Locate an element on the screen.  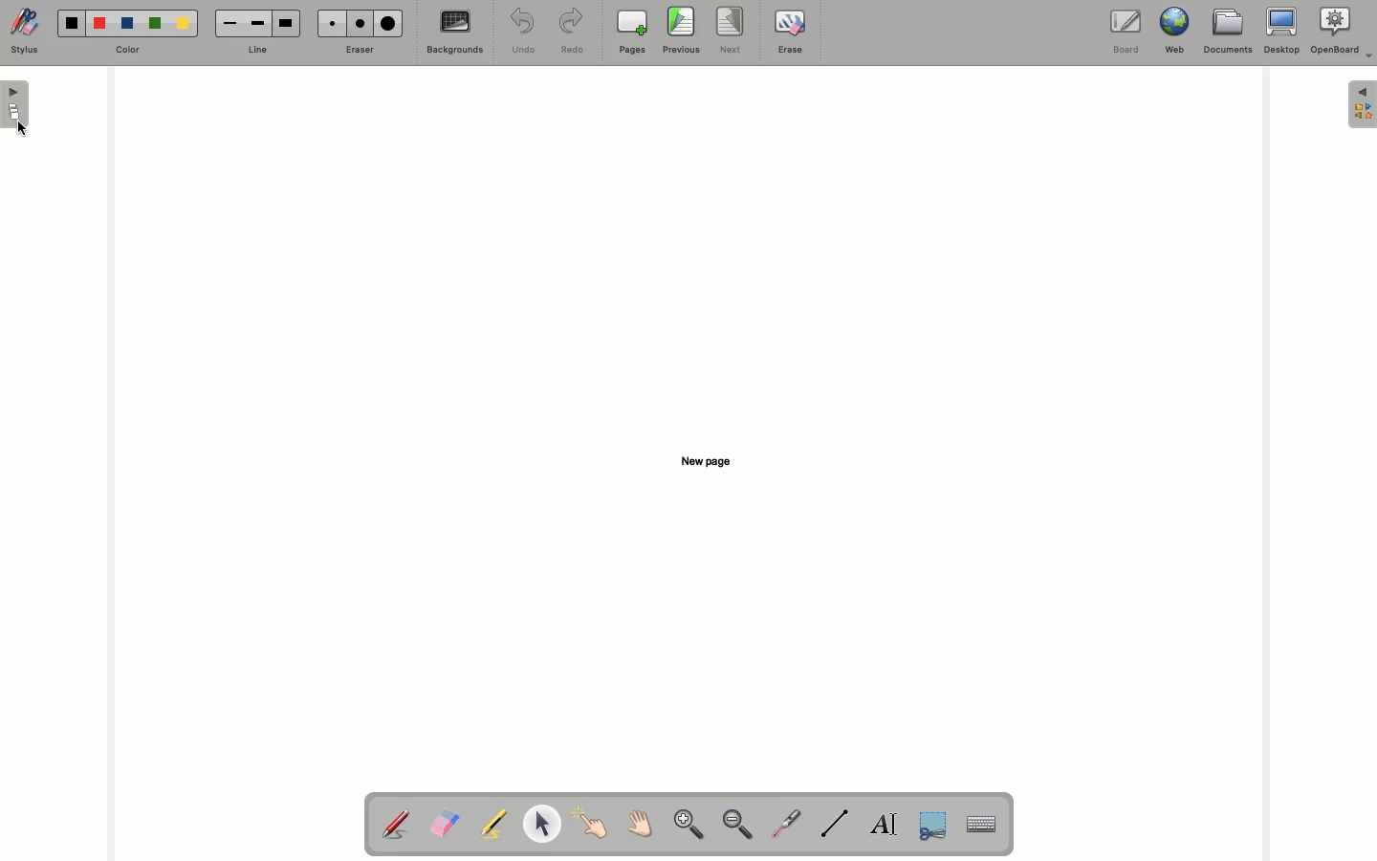
Redo is located at coordinates (569, 33).